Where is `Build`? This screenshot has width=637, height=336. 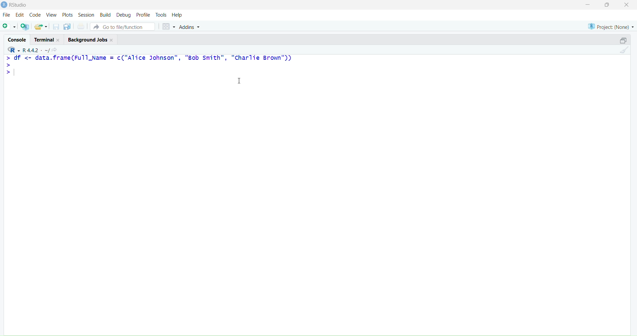
Build is located at coordinates (105, 14).